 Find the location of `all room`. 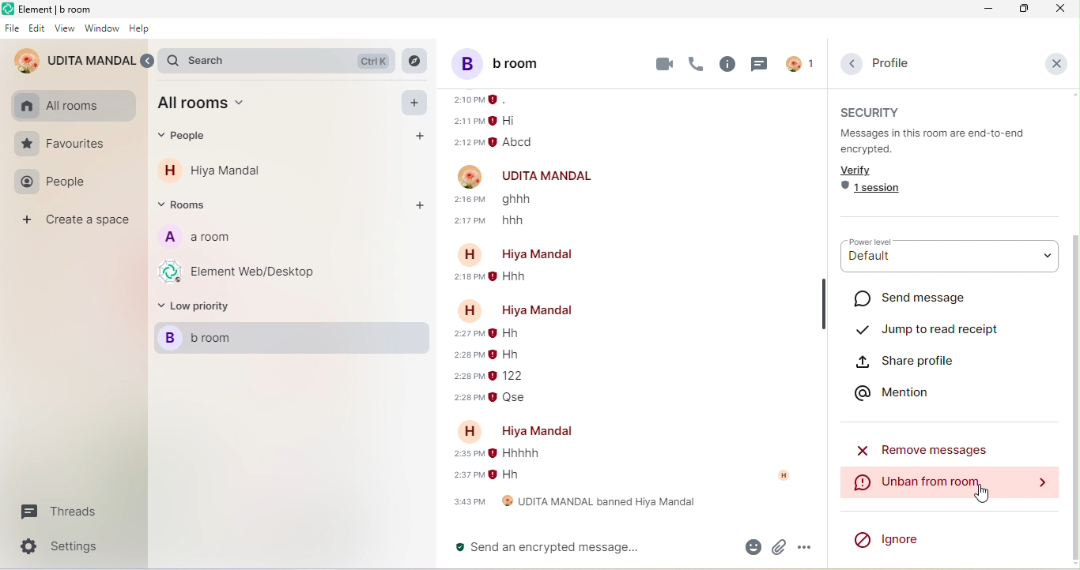

all room is located at coordinates (208, 106).